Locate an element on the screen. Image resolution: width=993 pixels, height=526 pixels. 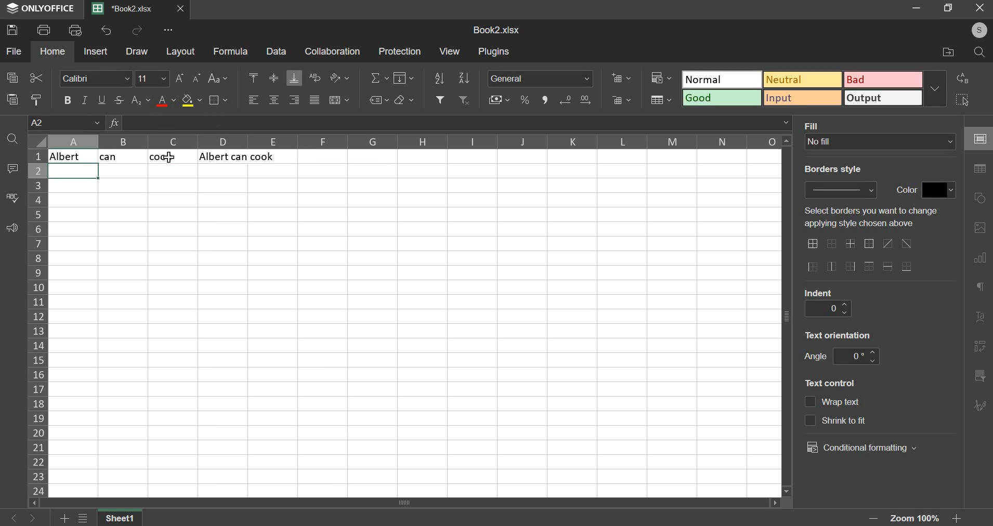
view all sheets is located at coordinates (88, 519).